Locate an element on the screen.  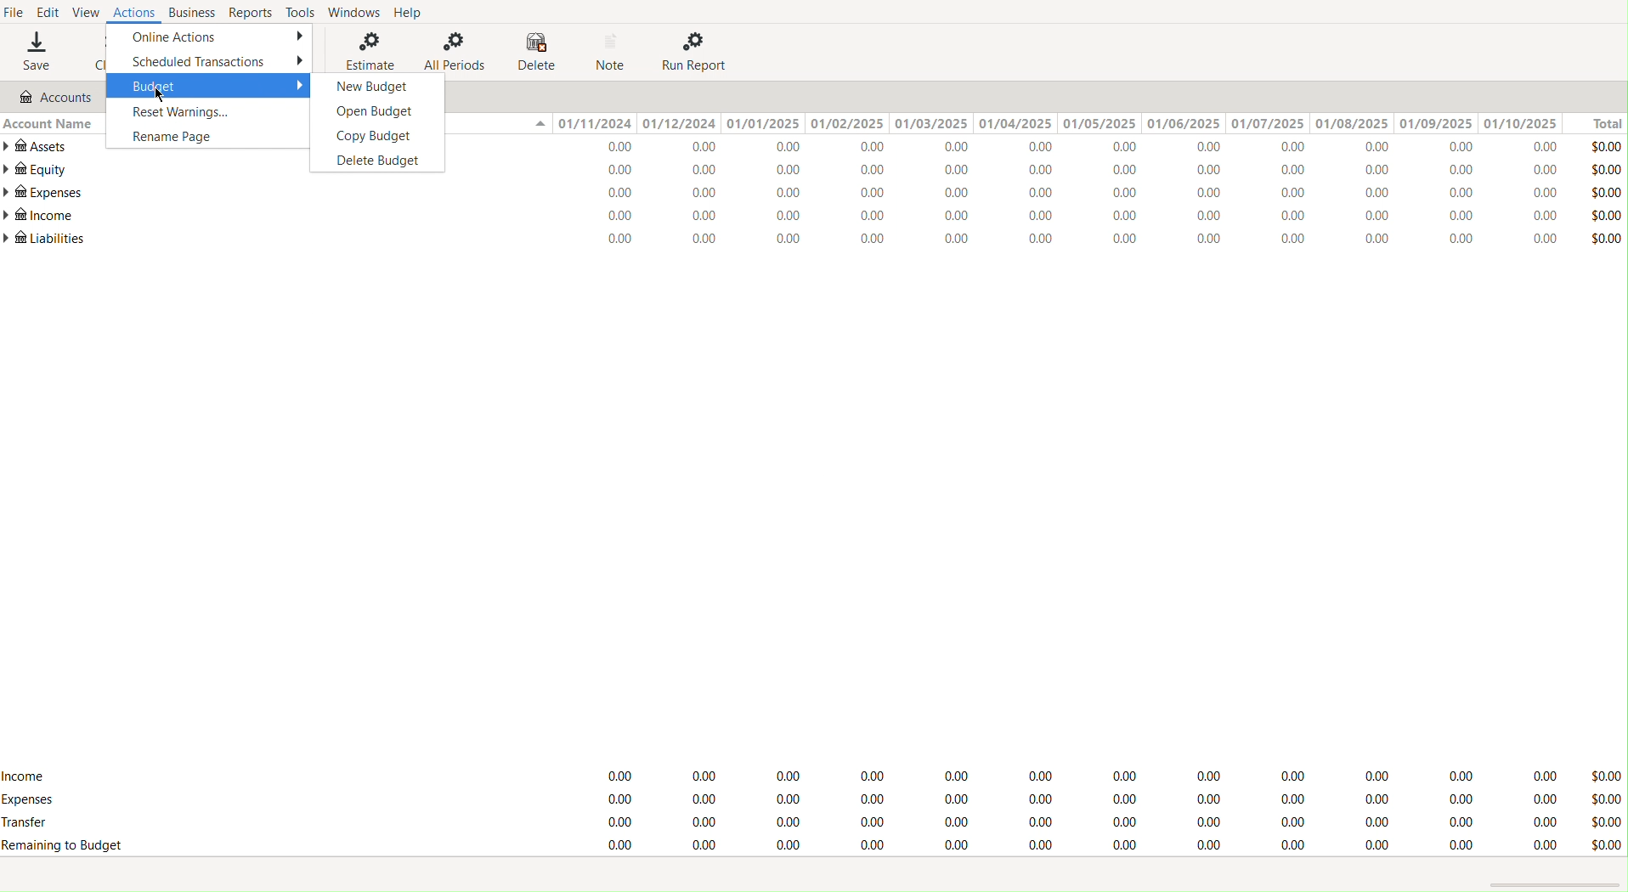
Assets is located at coordinates (39, 146).